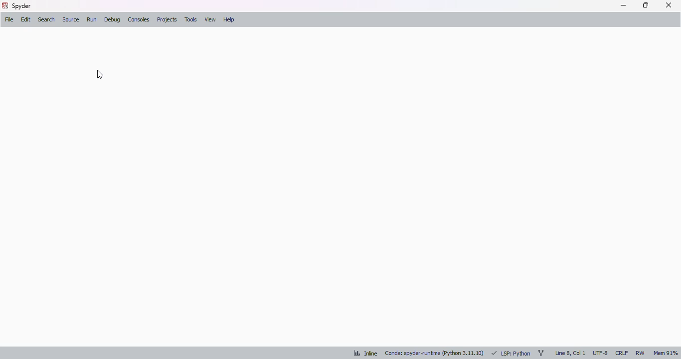 Image resolution: width=681 pixels, height=359 pixels. I want to click on projects, so click(167, 19).